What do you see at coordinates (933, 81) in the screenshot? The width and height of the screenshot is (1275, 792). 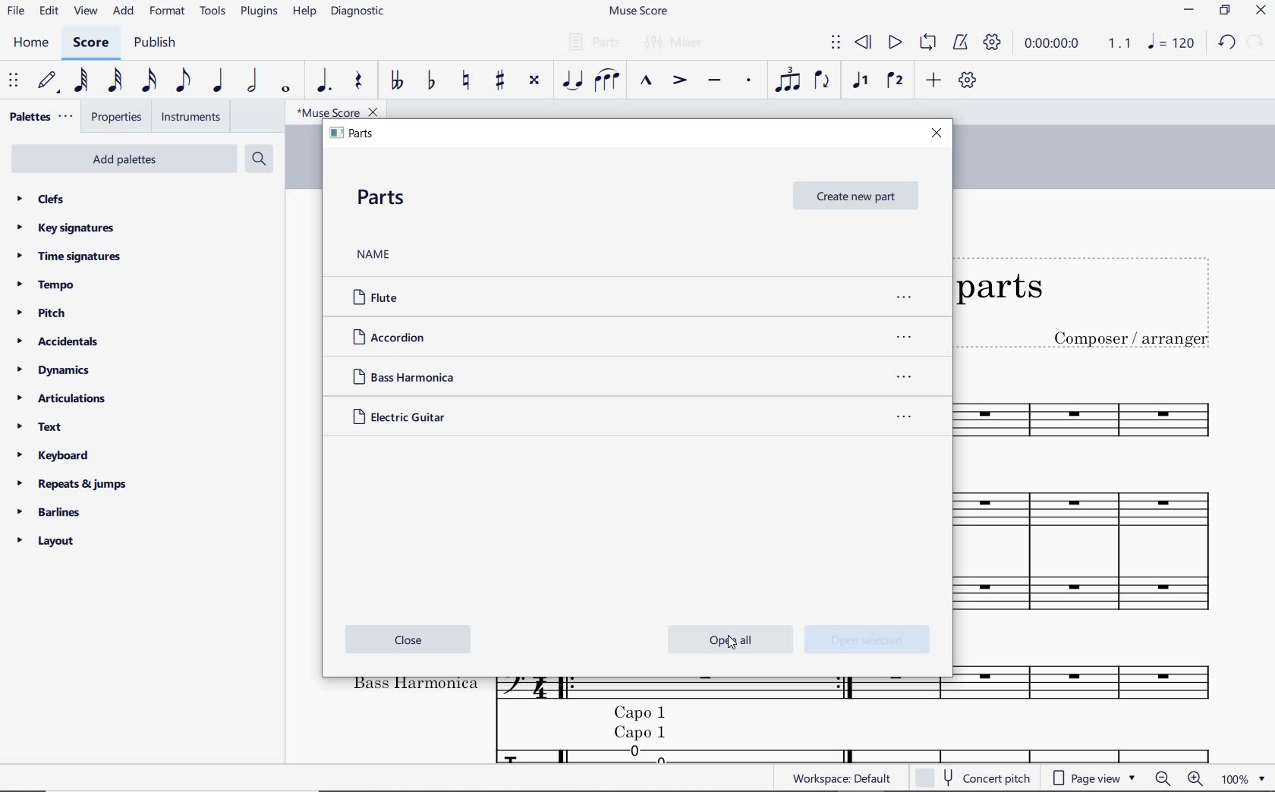 I see `add` at bounding box center [933, 81].